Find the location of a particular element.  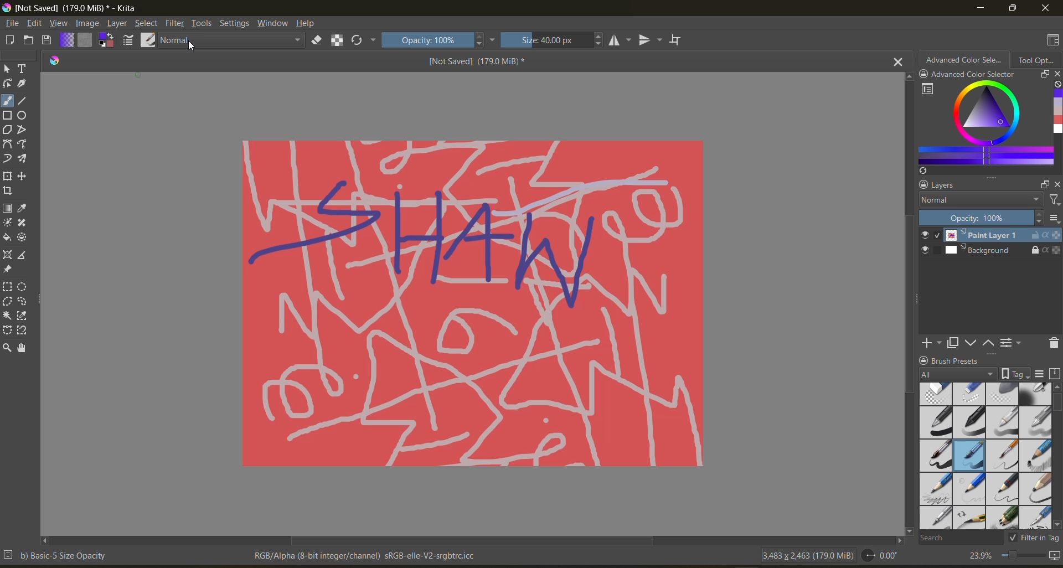

lock docker is located at coordinates (923, 186).